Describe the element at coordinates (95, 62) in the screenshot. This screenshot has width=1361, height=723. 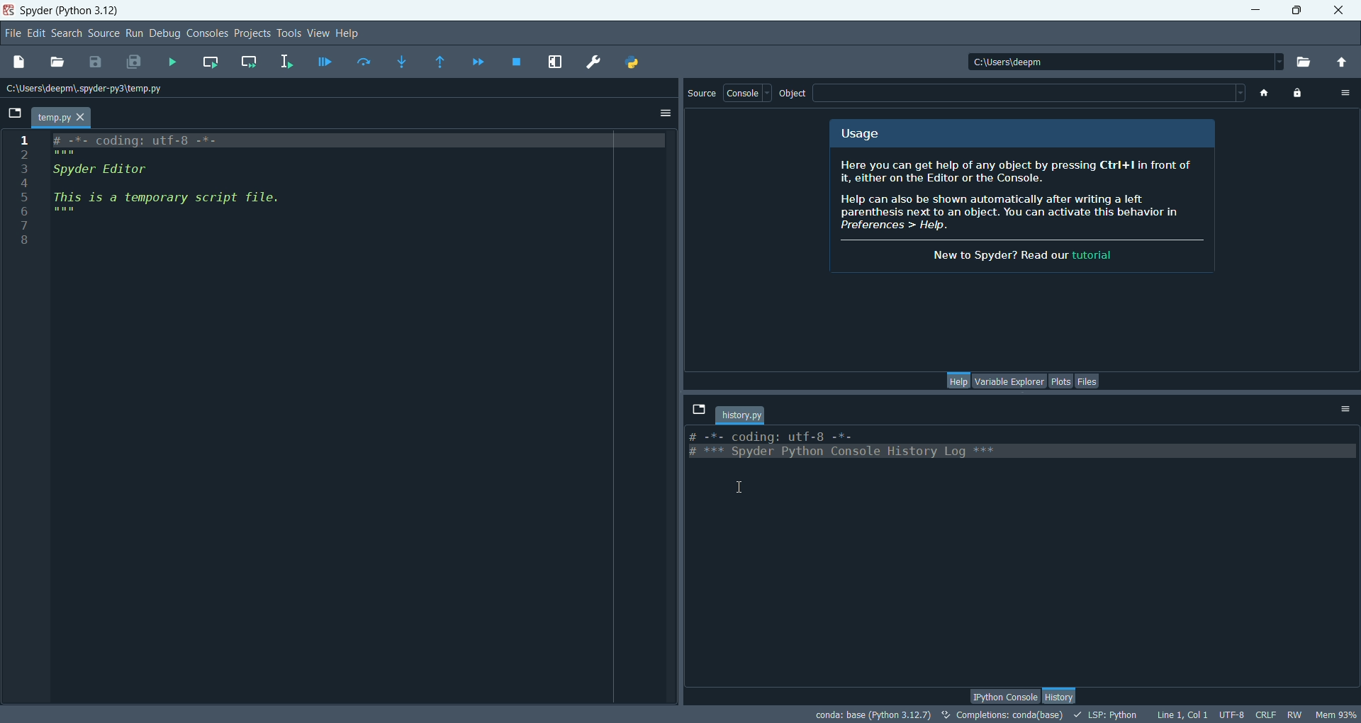
I see `save` at that location.